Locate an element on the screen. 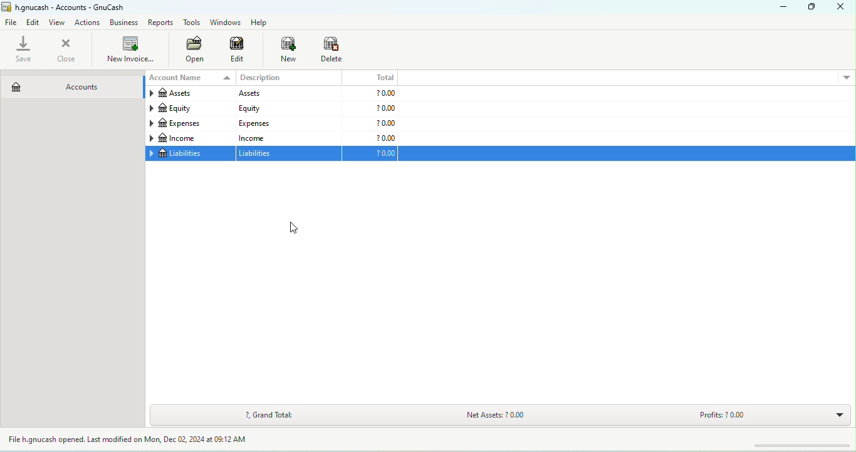  ?0.00 is located at coordinates (370, 93).